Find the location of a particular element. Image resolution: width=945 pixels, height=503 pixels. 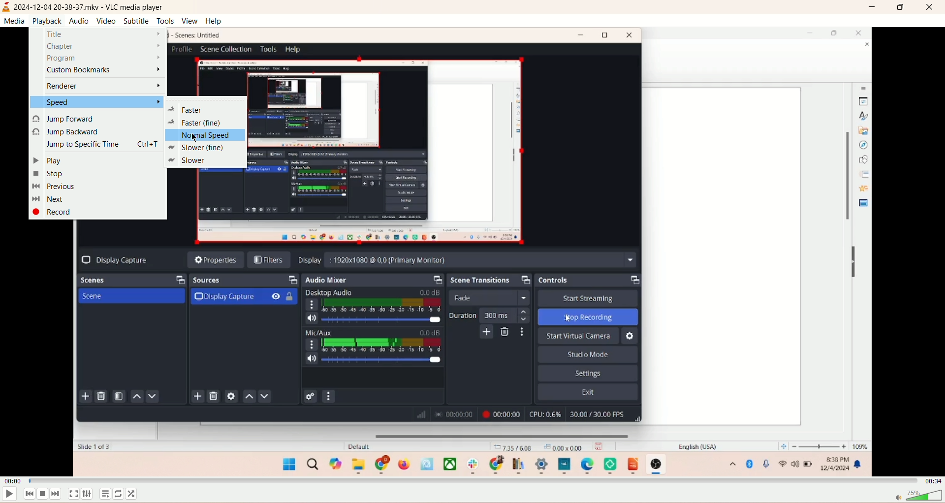

normal speed is located at coordinates (206, 134).